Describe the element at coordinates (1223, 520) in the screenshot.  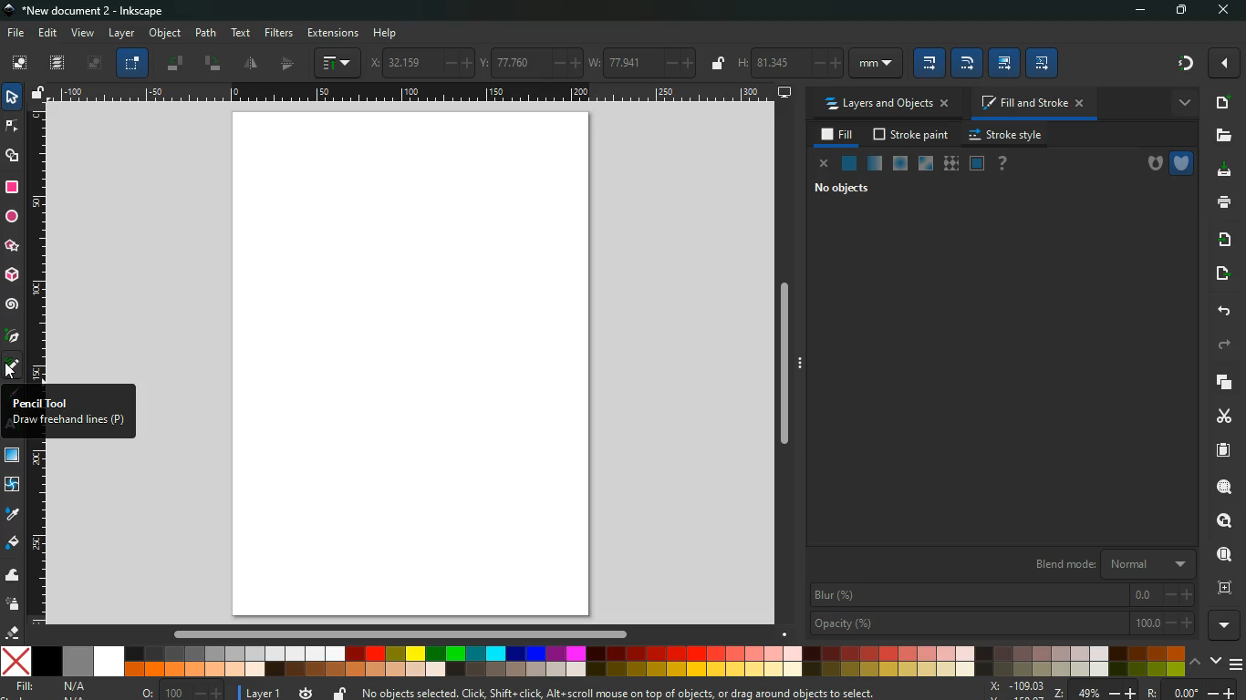
I see `look` at that location.